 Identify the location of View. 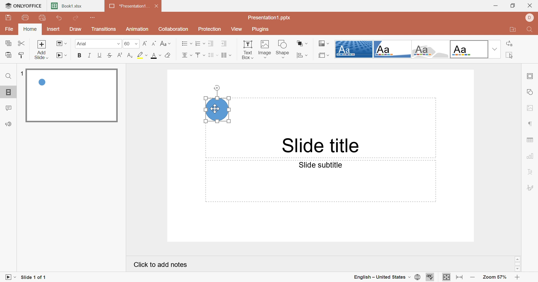
(239, 30).